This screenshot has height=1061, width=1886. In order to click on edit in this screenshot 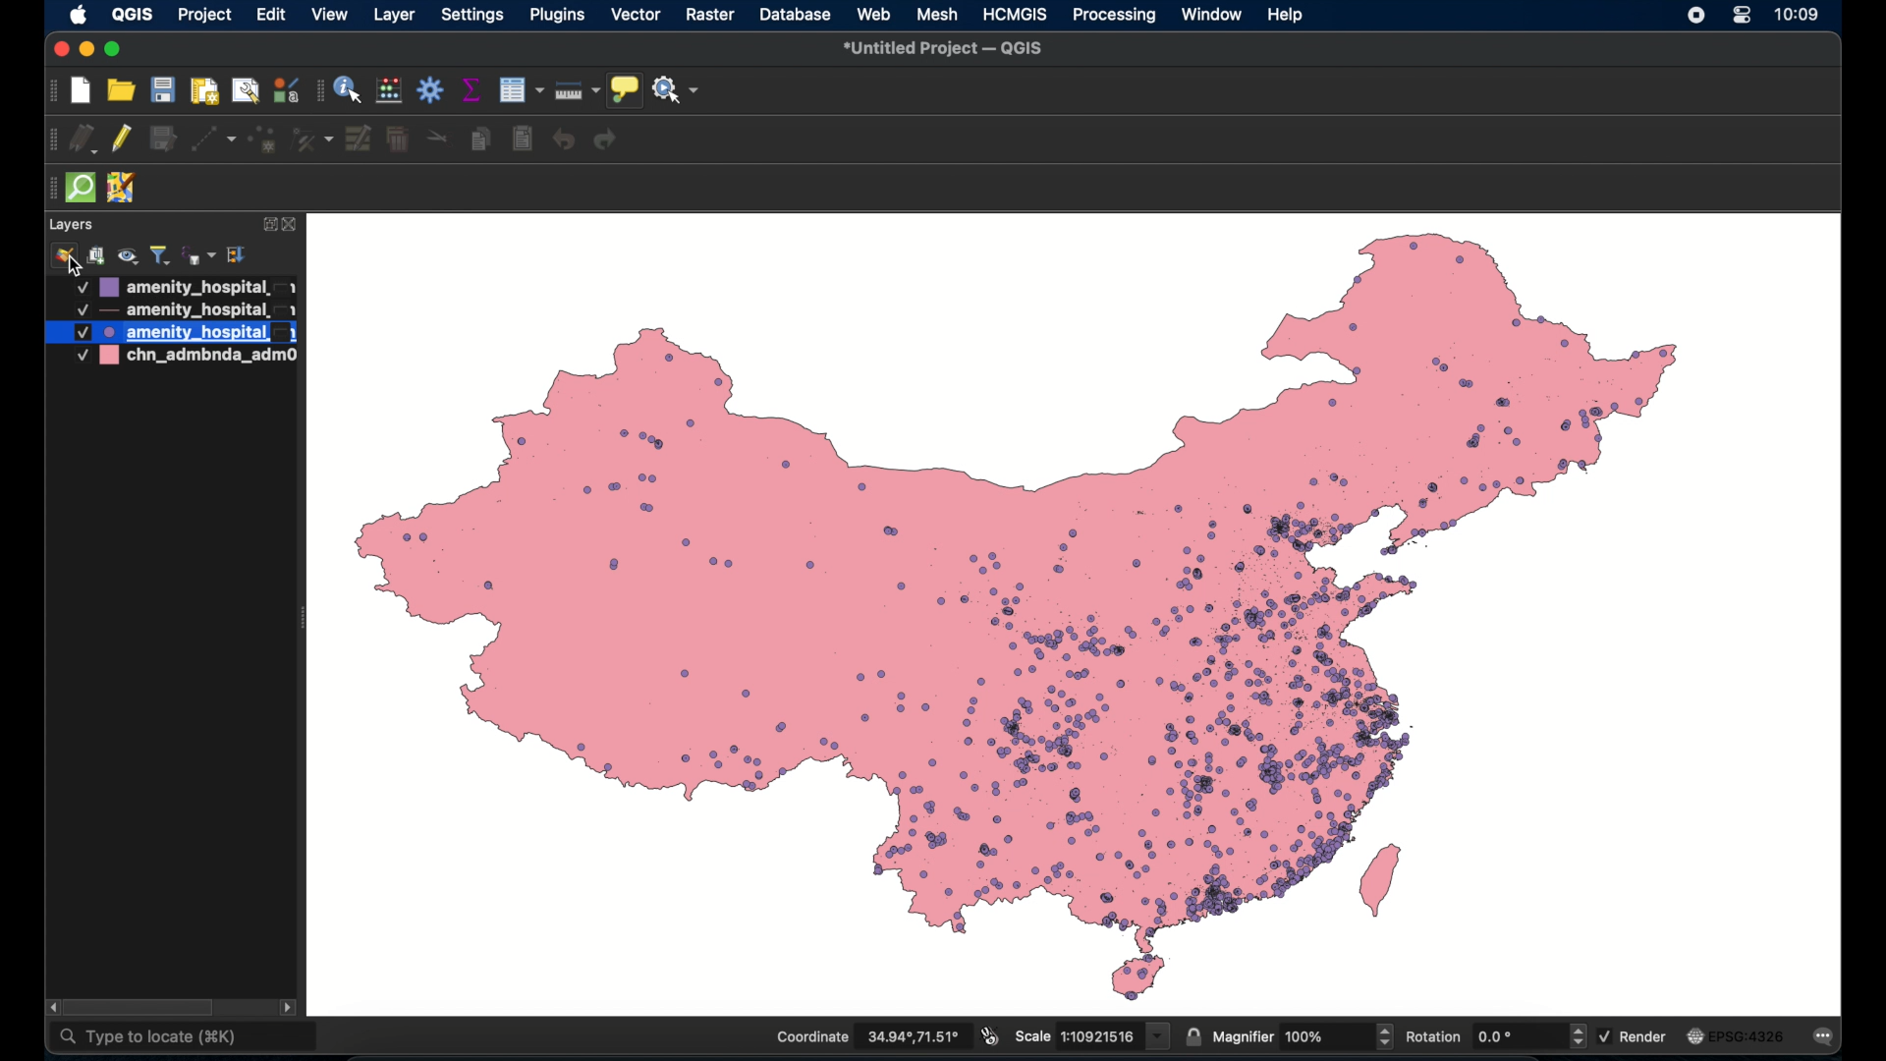, I will do `click(271, 14)`.